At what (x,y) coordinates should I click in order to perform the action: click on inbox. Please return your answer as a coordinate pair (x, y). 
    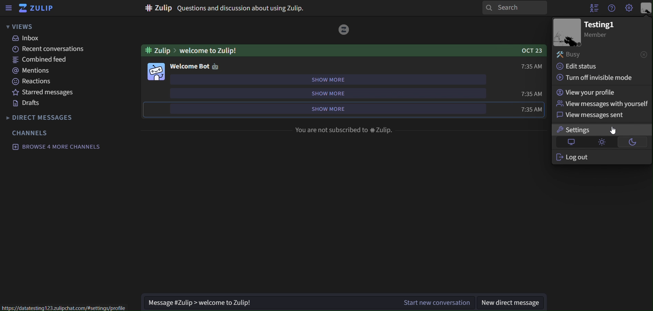
    Looking at the image, I should click on (27, 38).